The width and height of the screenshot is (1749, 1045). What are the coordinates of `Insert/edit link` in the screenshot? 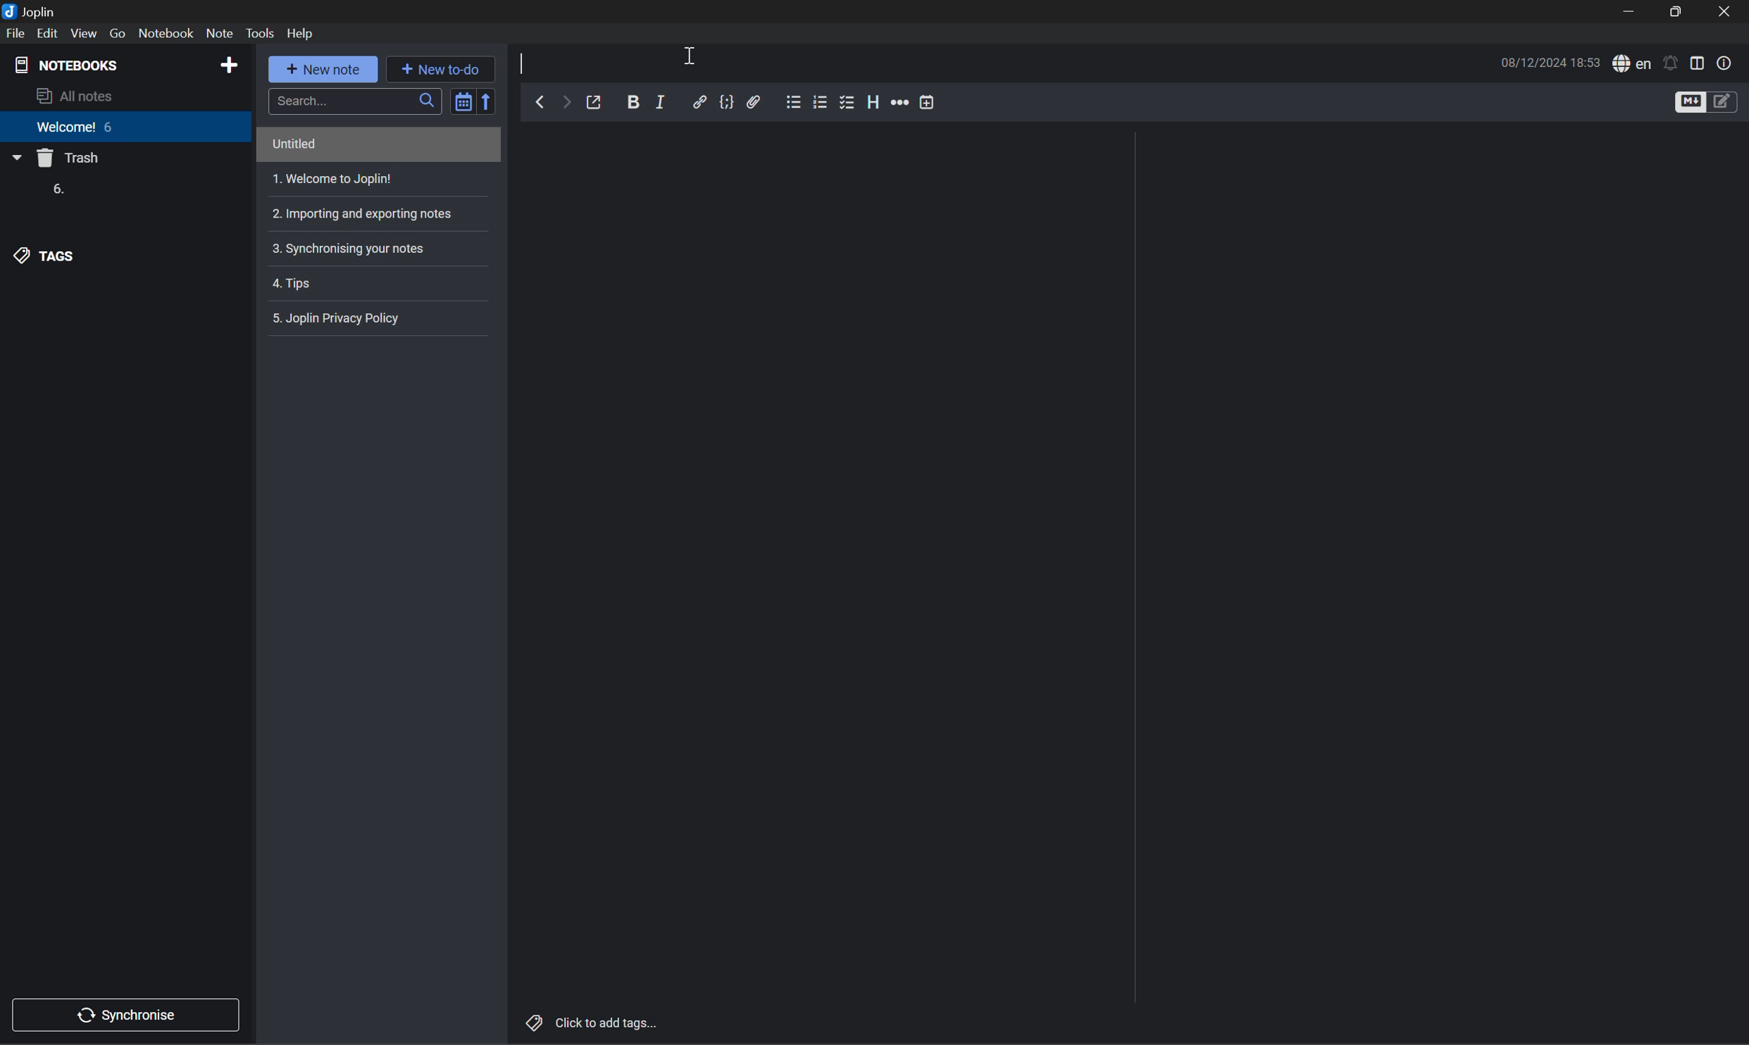 It's located at (699, 101).